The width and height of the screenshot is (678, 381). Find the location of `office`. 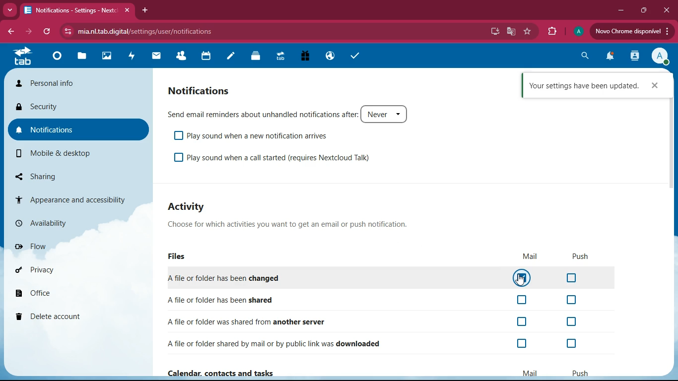

office is located at coordinates (59, 293).